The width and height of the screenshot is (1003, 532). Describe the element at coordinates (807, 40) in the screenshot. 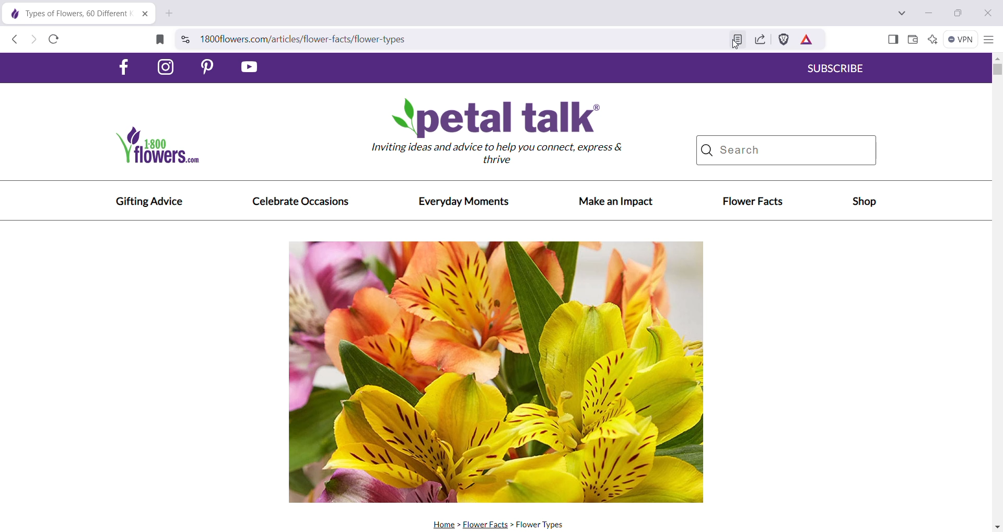

I see `Earn tokens for private ads you see in brave` at that location.